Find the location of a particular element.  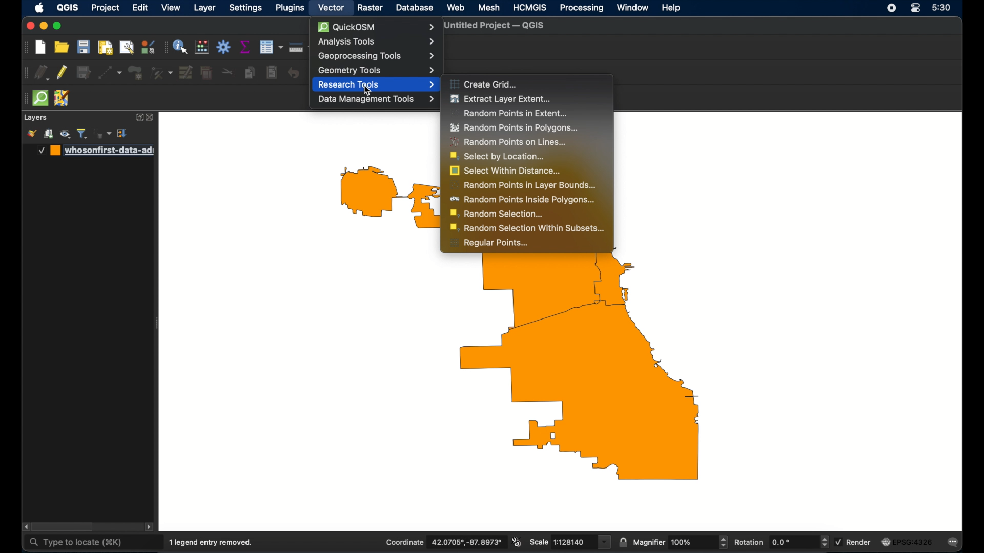

open field  calculator is located at coordinates (202, 48).